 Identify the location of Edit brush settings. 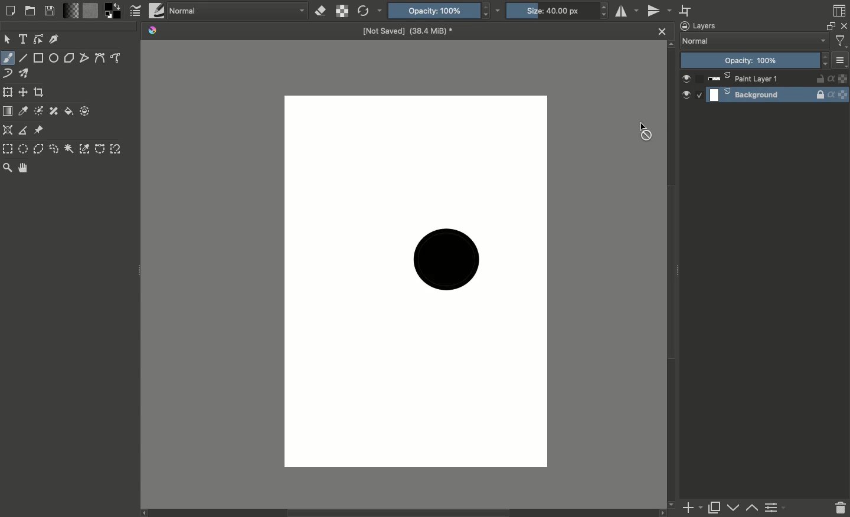
(135, 11).